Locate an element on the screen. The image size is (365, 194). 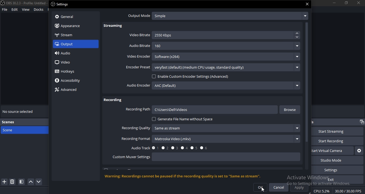
video bitrate  is located at coordinates (140, 35).